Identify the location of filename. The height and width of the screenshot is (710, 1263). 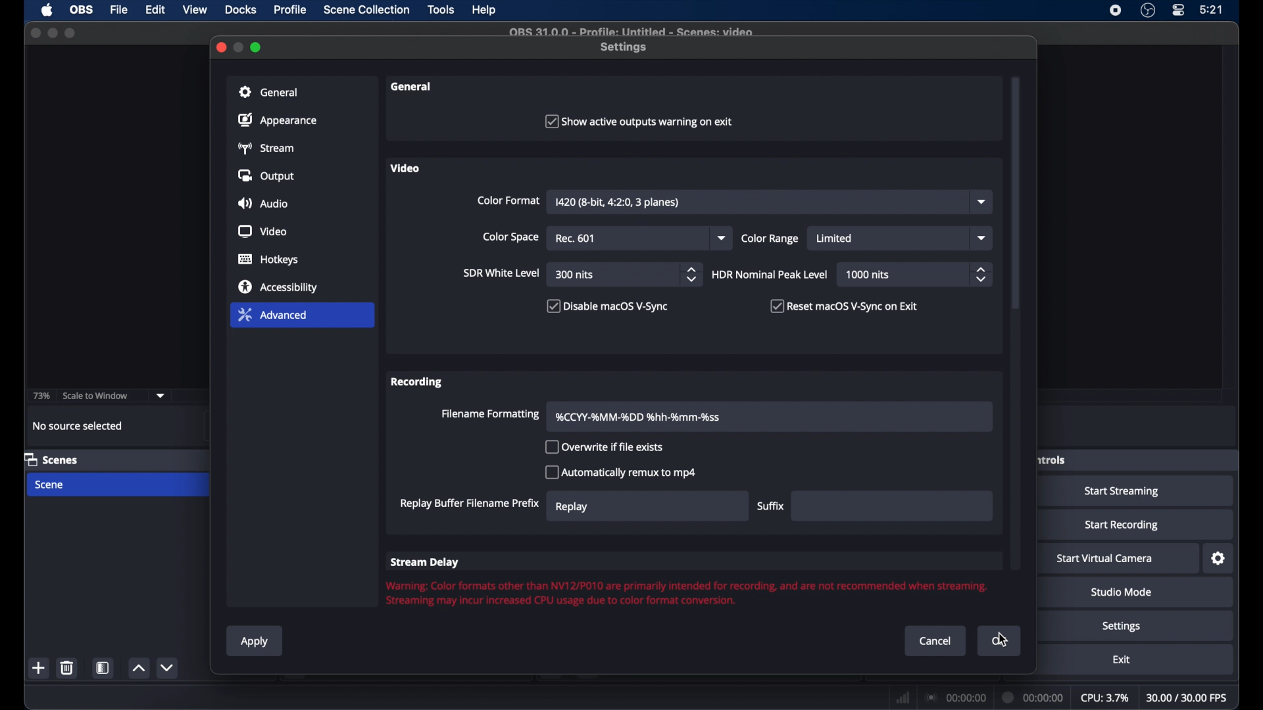
(637, 417).